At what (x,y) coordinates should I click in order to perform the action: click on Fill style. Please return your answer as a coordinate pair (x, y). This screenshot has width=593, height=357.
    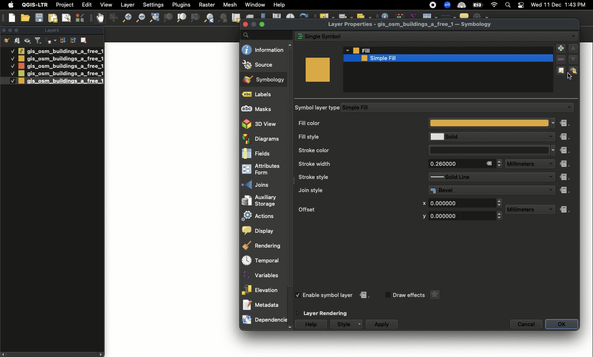
    Looking at the image, I should click on (356, 137).